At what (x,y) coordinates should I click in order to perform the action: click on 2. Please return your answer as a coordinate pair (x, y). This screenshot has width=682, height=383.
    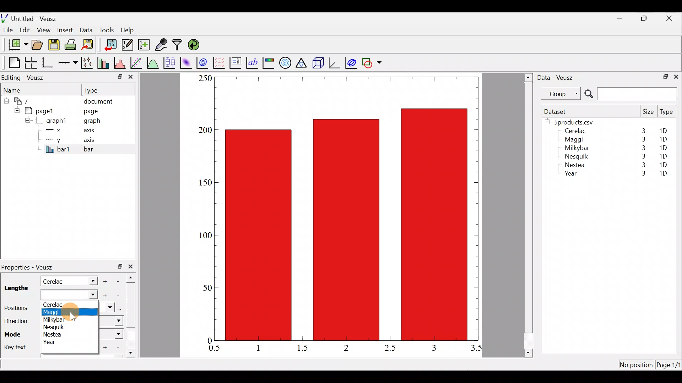
    Looking at the image, I should click on (345, 347).